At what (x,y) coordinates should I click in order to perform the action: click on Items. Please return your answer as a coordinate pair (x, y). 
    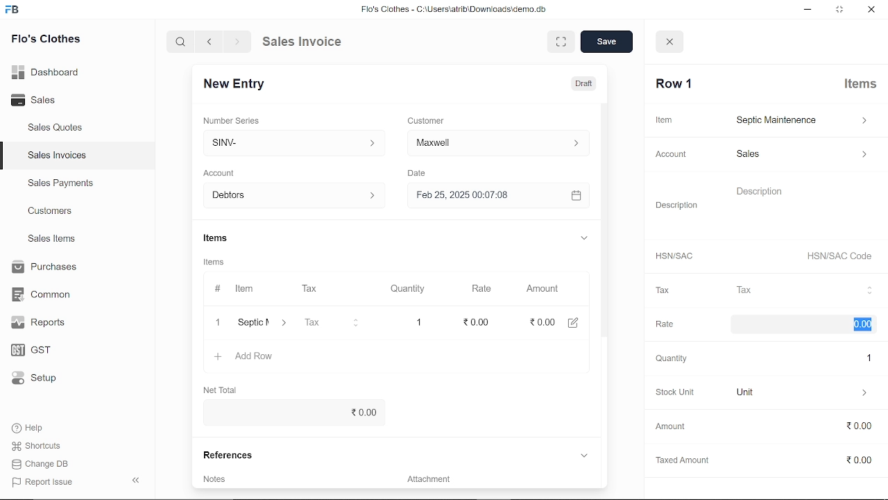
    Looking at the image, I should click on (862, 85).